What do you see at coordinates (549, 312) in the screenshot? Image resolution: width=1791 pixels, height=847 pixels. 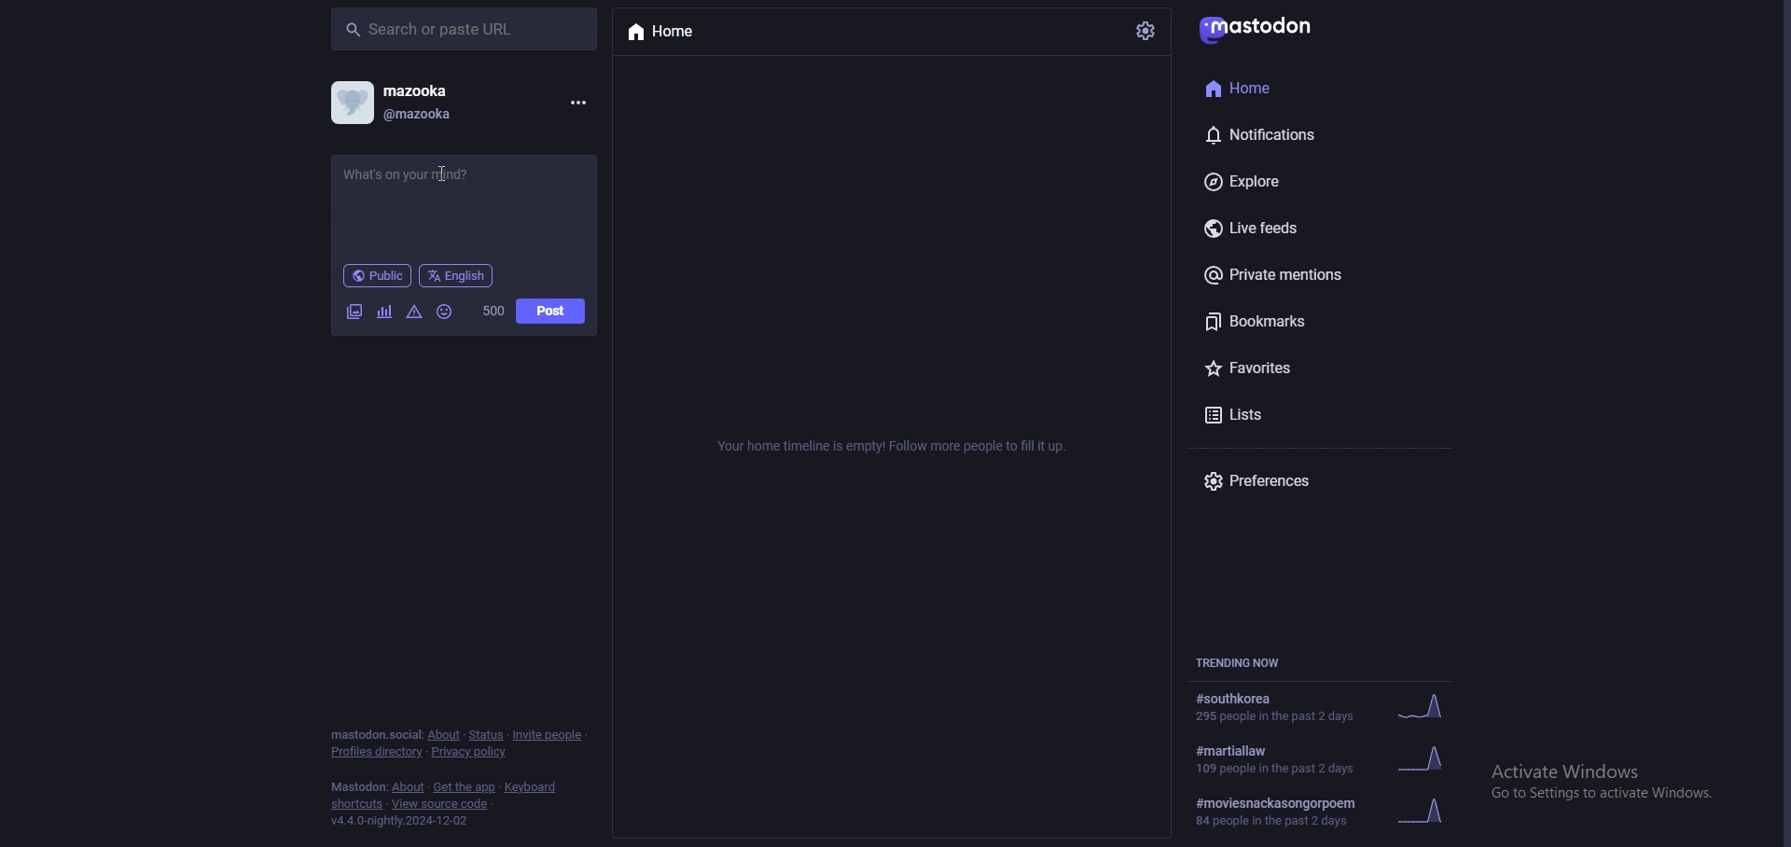 I see `post` at bounding box center [549, 312].